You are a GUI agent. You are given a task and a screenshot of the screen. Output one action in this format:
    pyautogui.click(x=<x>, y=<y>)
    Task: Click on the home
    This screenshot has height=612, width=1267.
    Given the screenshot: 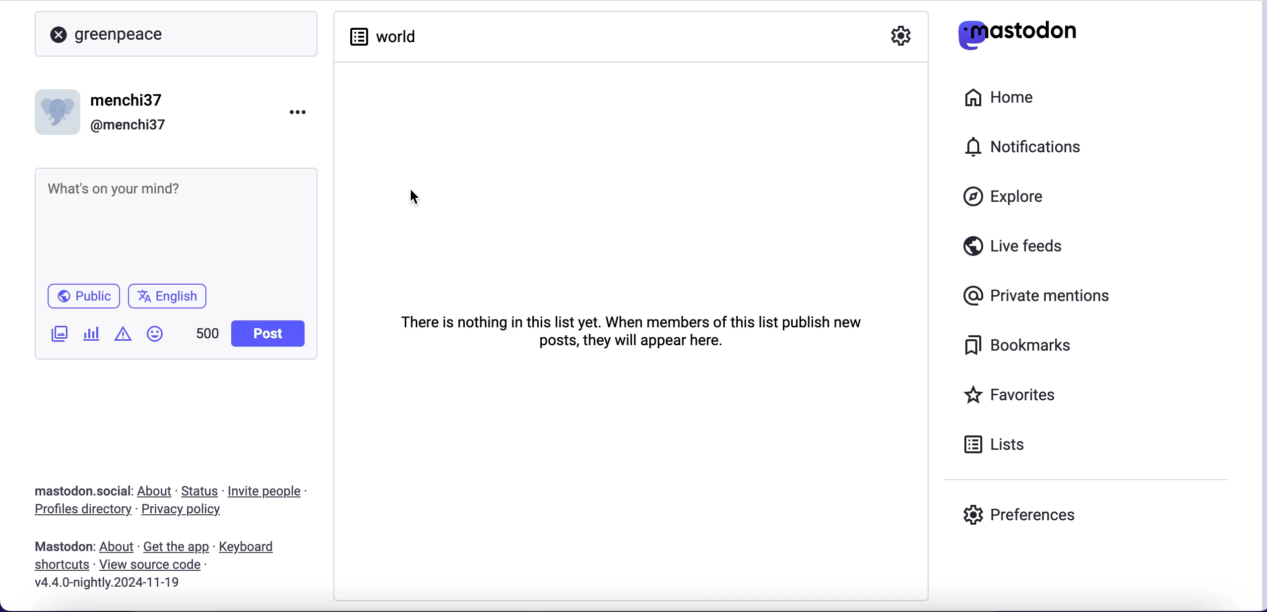 What is the action you would take?
    pyautogui.click(x=997, y=98)
    